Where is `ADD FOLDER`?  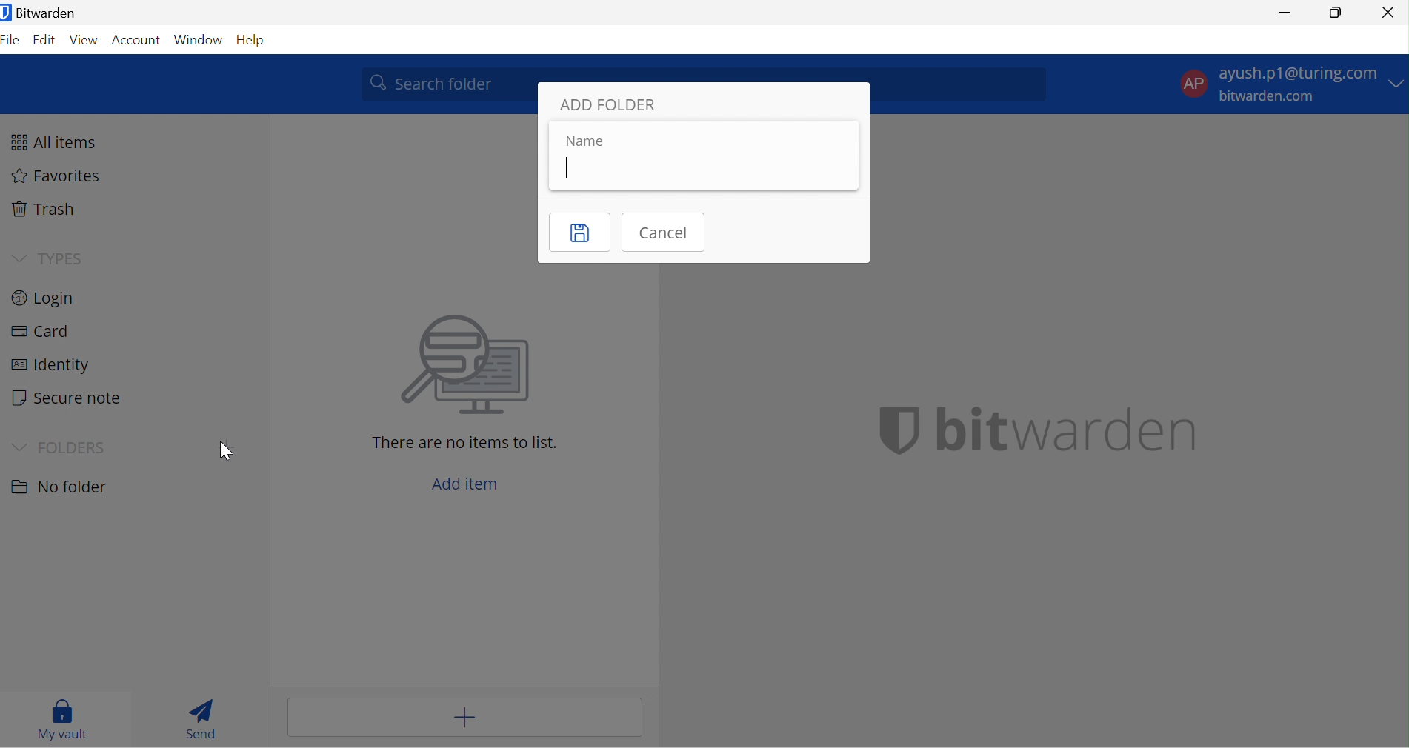 ADD FOLDER is located at coordinates (613, 103).